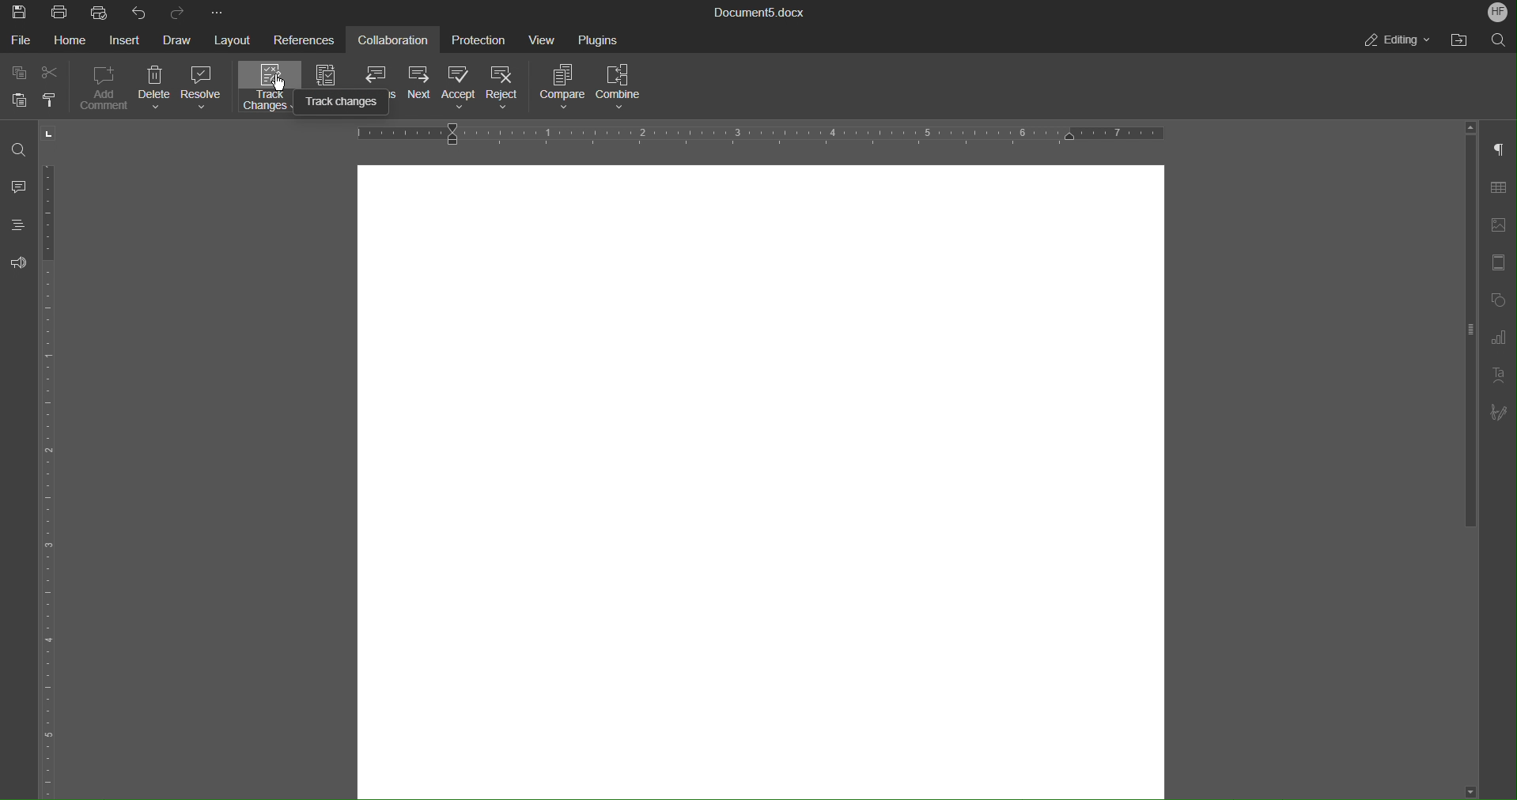 The image size is (1517, 800). I want to click on Delete, so click(159, 92).